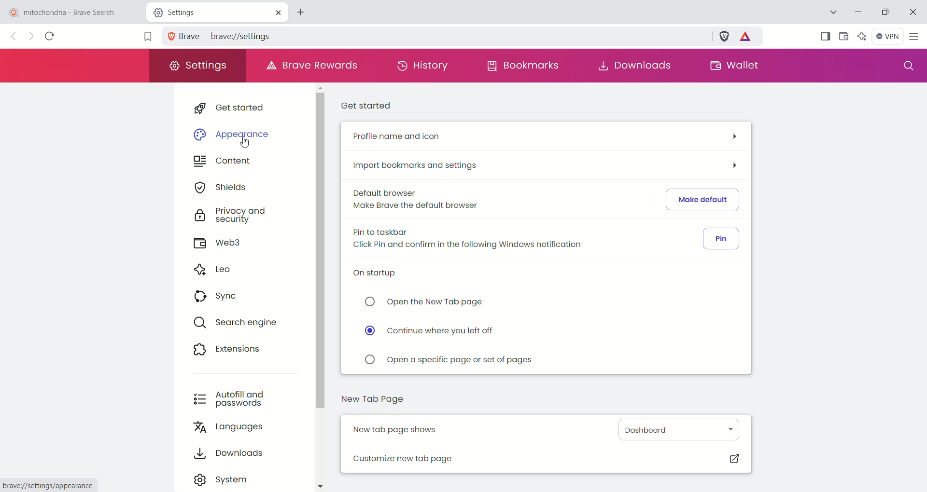 This screenshot has height=492, width=927. I want to click on wallet, so click(734, 65).